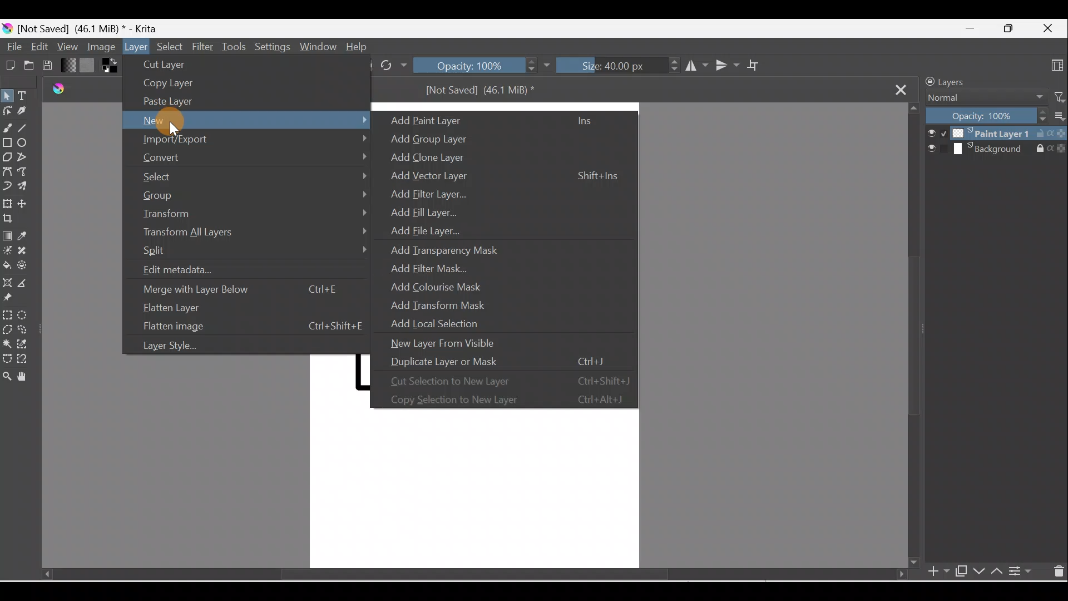 This screenshot has height=601, width=1068. Describe the element at coordinates (964, 81) in the screenshot. I see `Layers` at that location.